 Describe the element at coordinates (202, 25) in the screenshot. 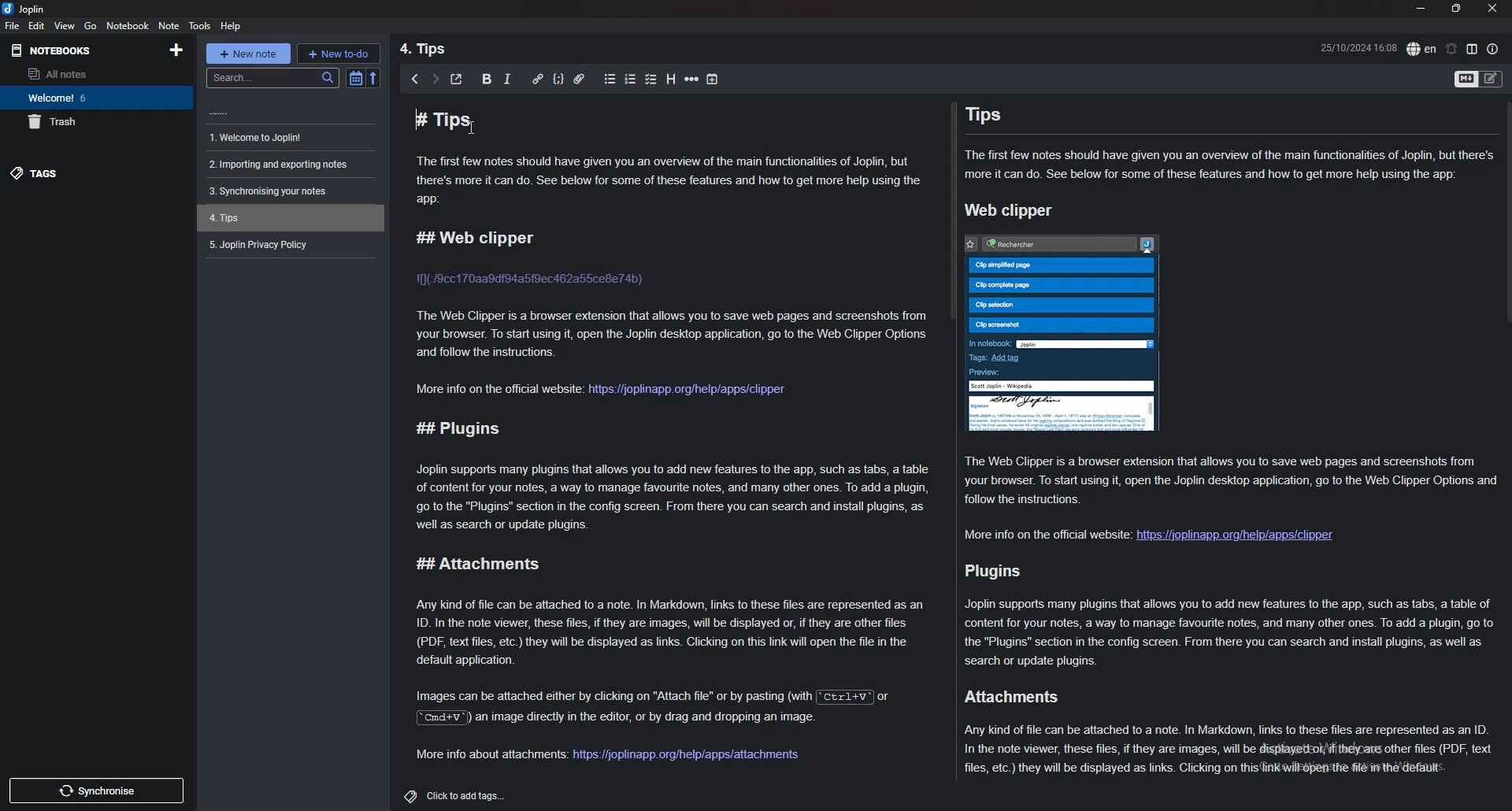

I see `tools` at that location.